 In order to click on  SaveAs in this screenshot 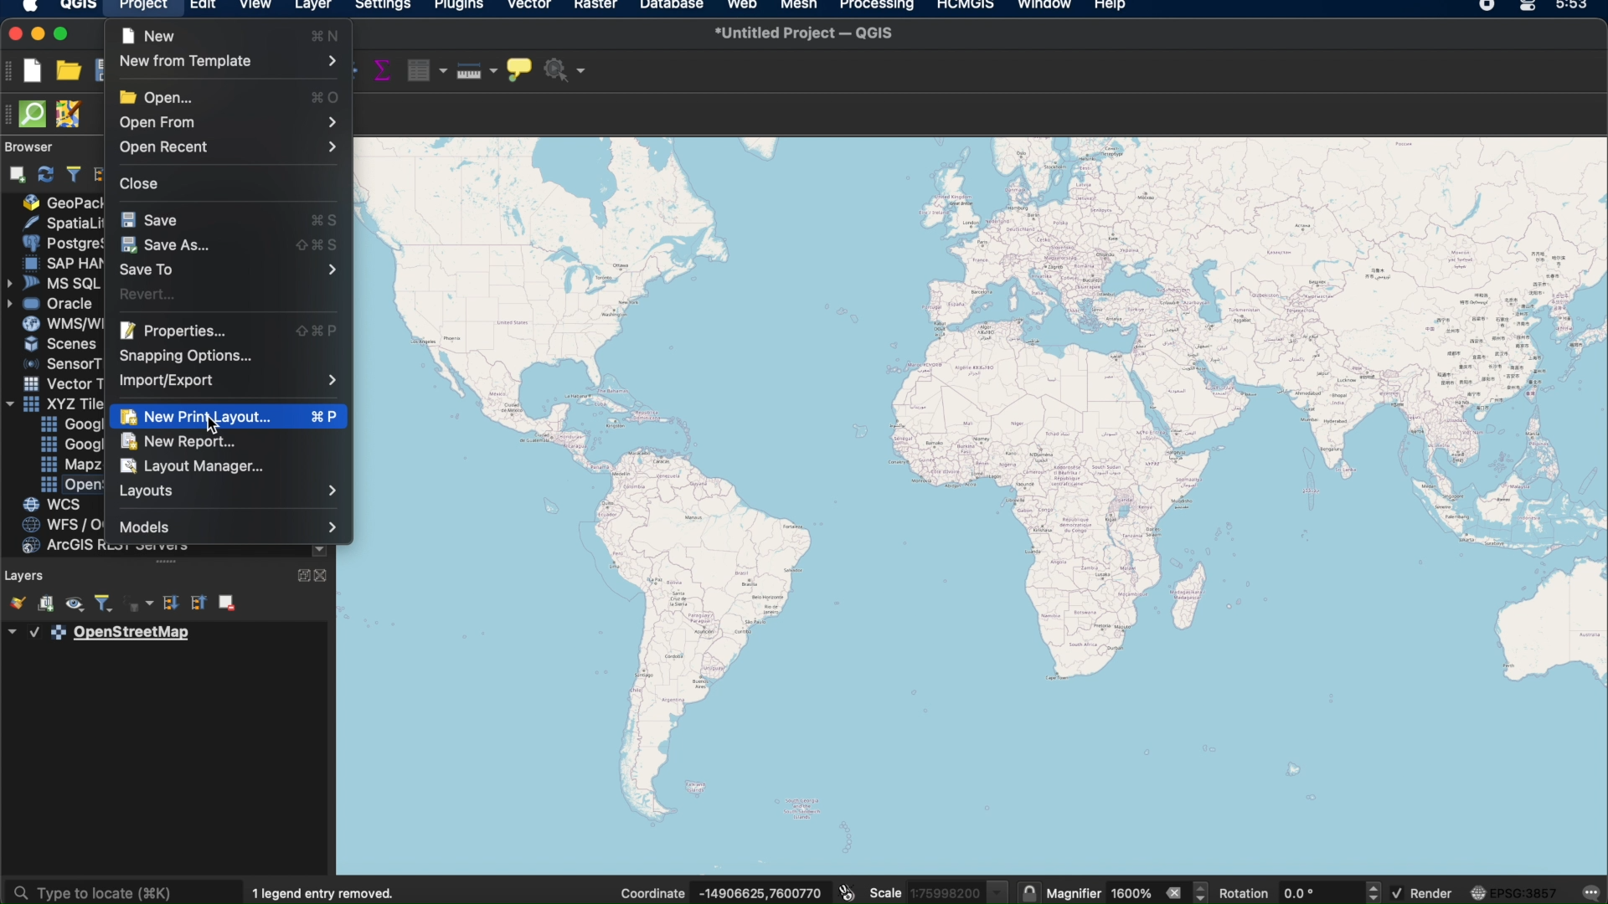, I will do `click(229, 244)`.